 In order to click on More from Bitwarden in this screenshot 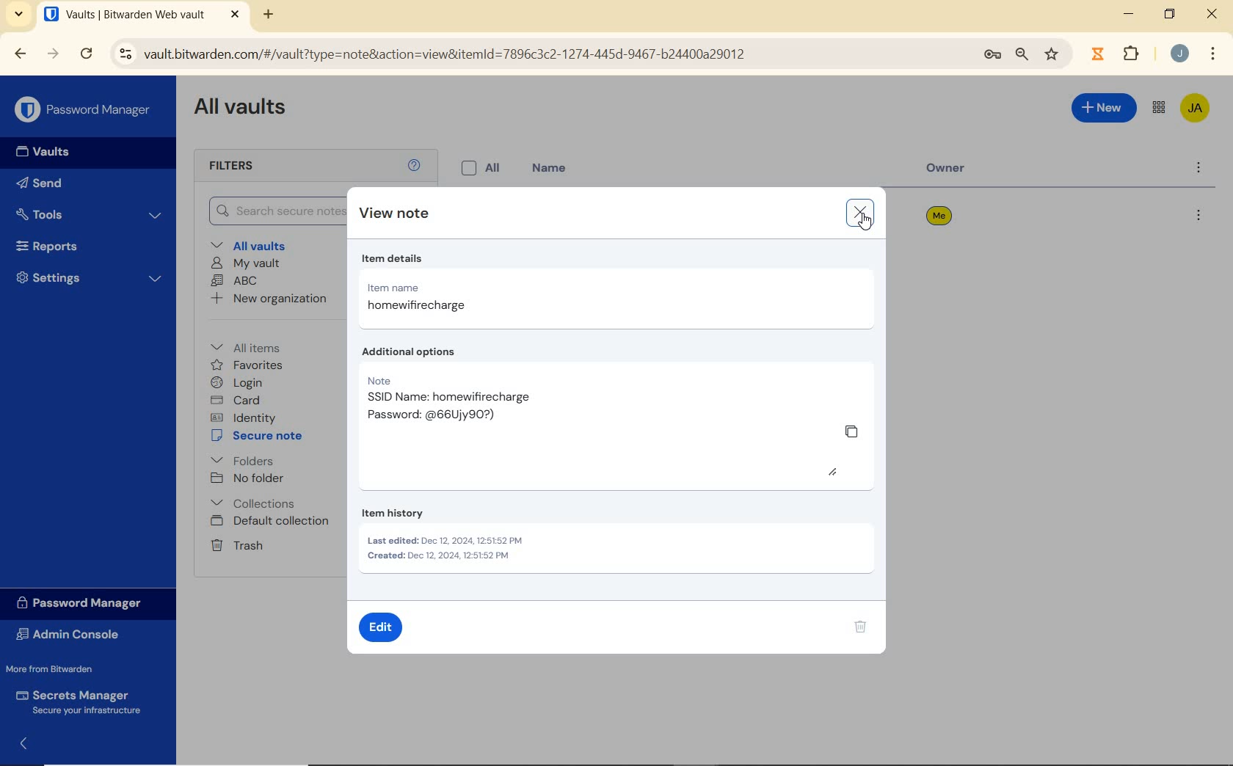, I will do `click(59, 668)`.